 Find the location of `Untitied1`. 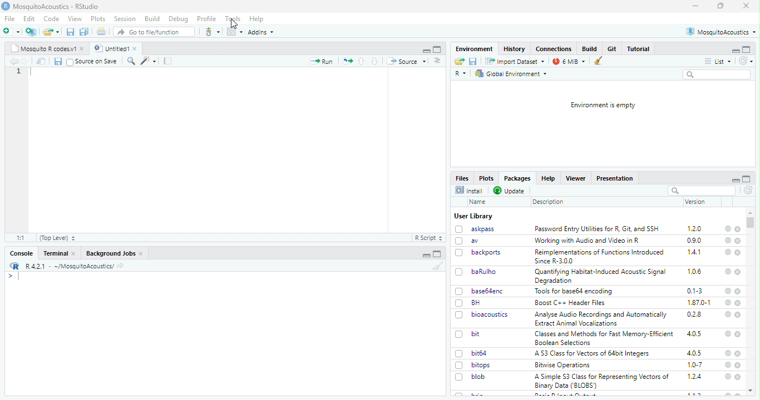

Untitied1 is located at coordinates (110, 48).